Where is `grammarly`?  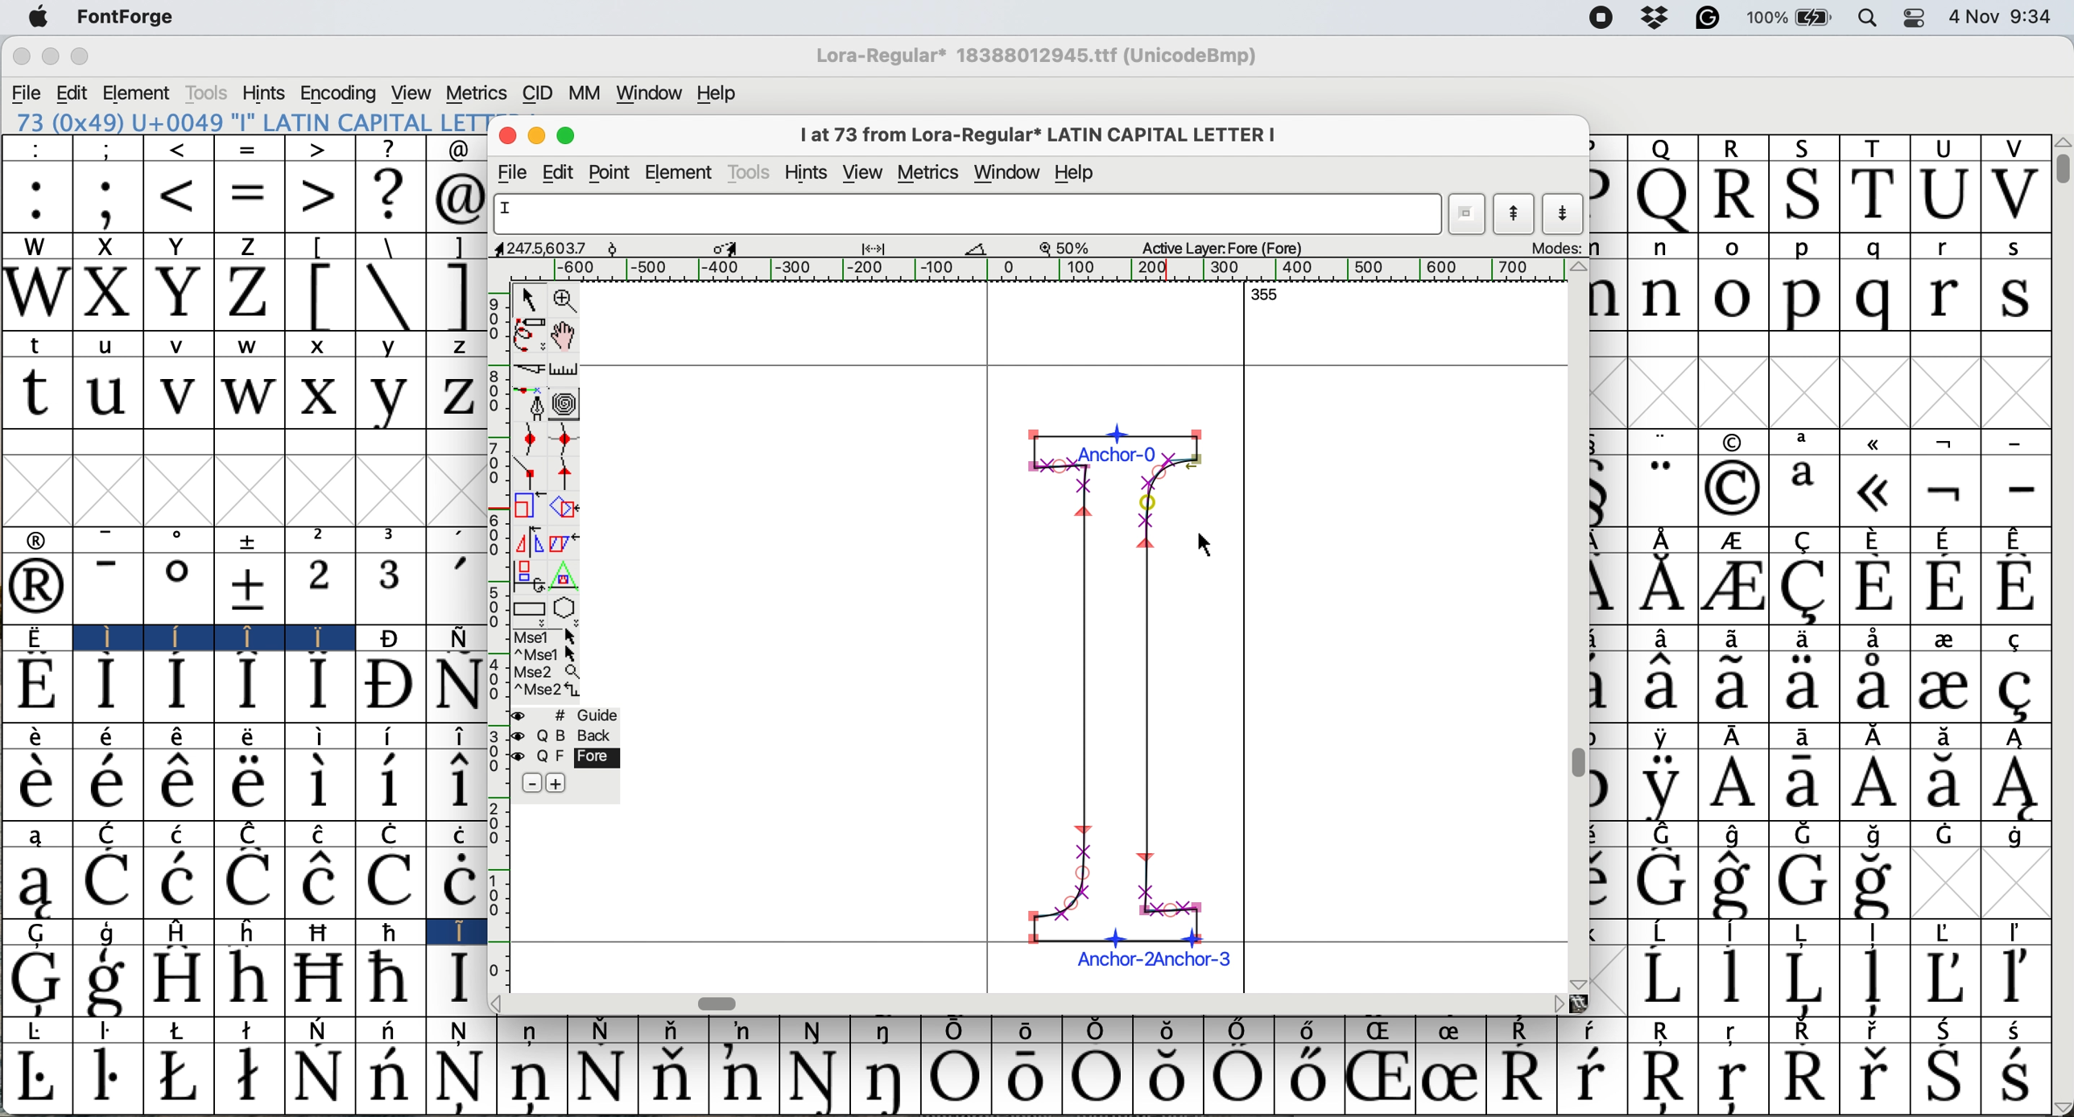
grammarly is located at coordinates (1715, 19).